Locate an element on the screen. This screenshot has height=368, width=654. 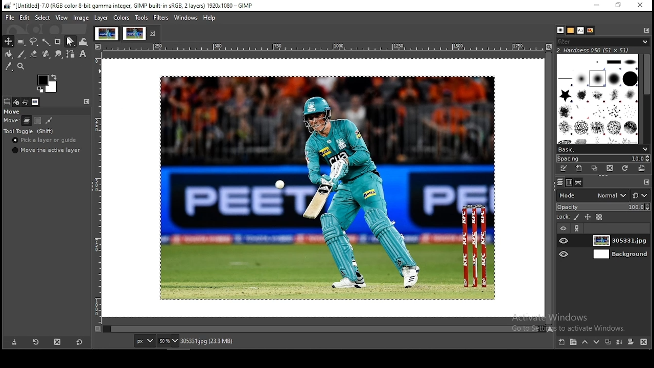
merge layers is located at coordinates (619, 342).